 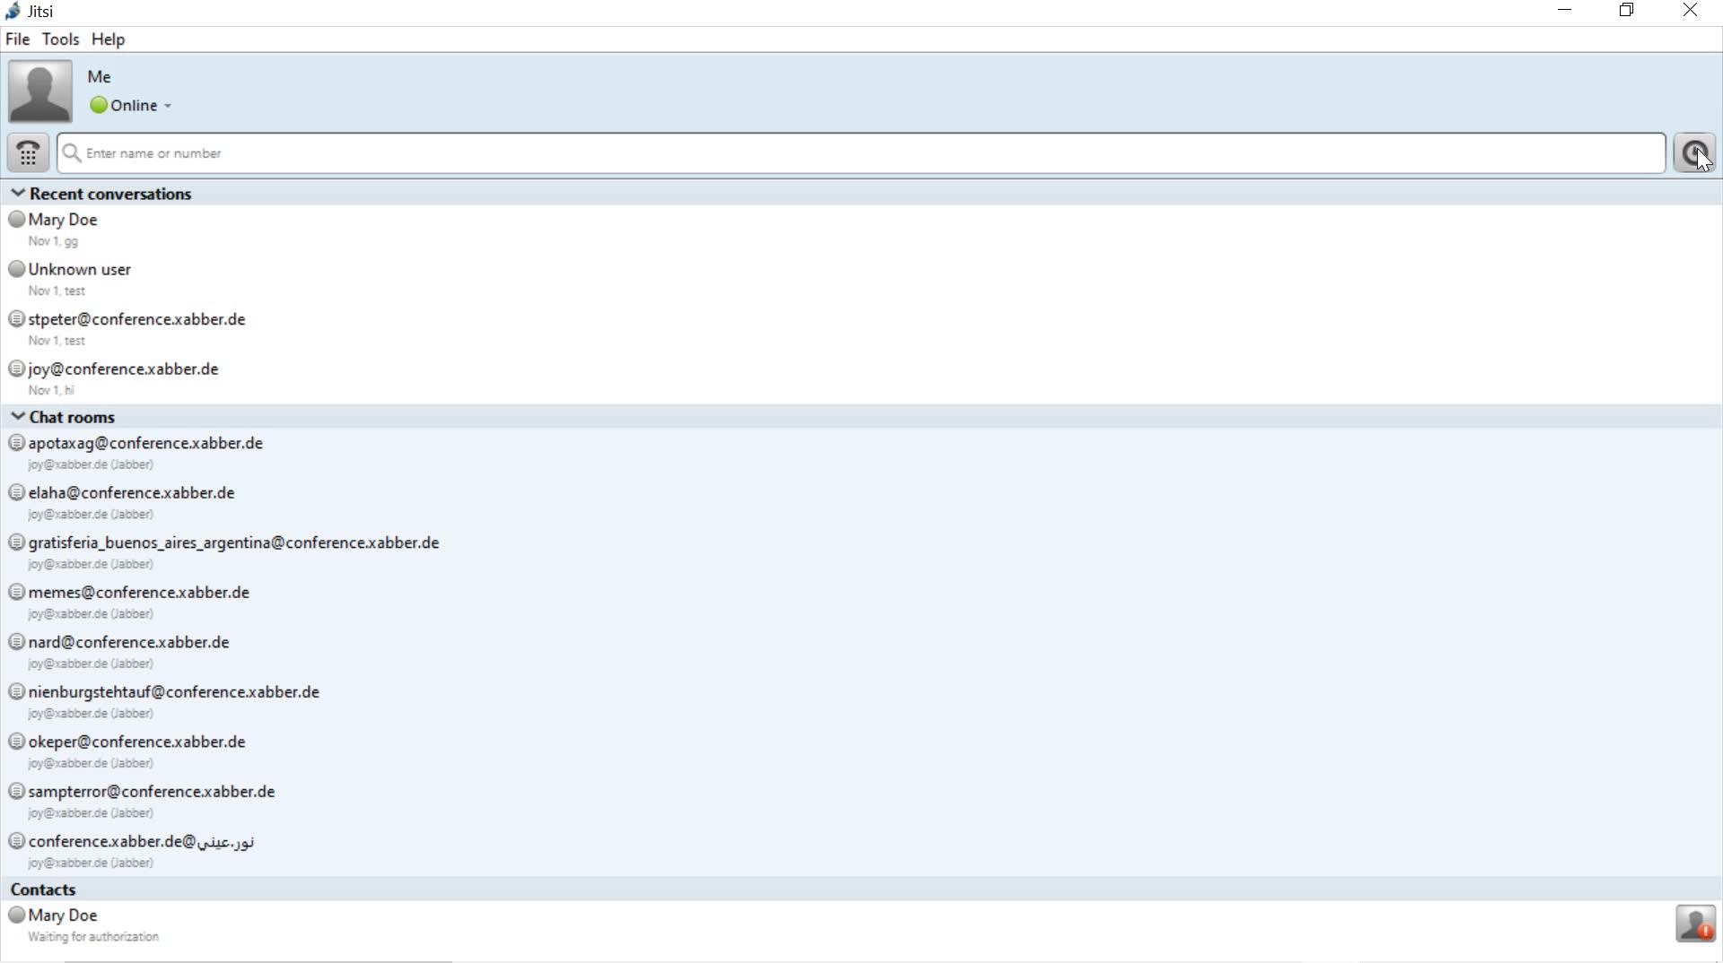 I want to click on recent conversations, so click(x=863, y=294).